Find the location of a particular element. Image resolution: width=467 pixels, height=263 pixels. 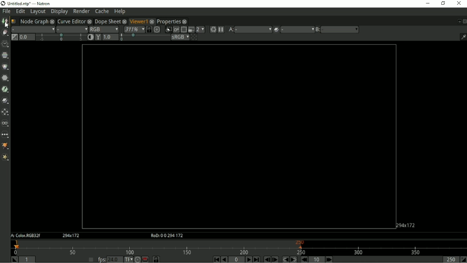

Float pane is located at coordinates (458, 21).